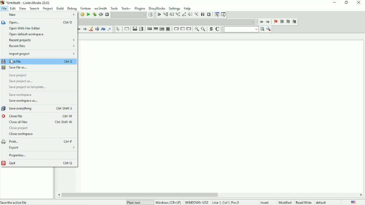 The image size is (365, 205). What do you see at coordinates (191, 15) in the screenshot?
I see `Next instruction` at bounding box center [191, 15].